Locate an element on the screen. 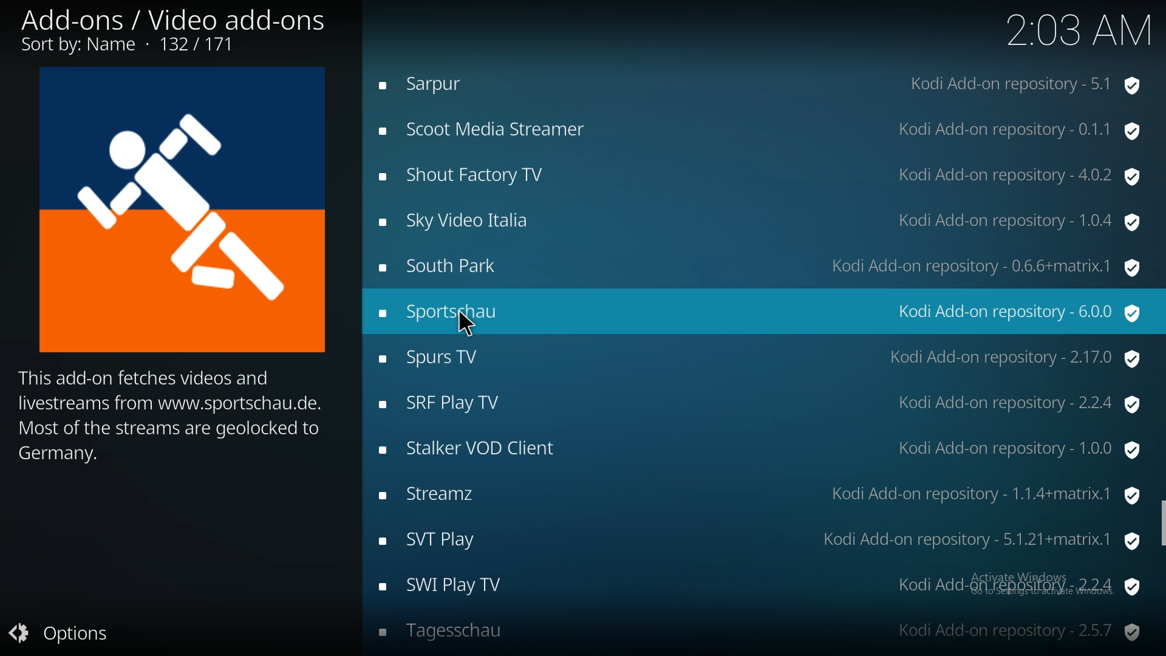 The height and width of the screenshot is (656, 1166). spurs tv is located at coordinates (763, 360).